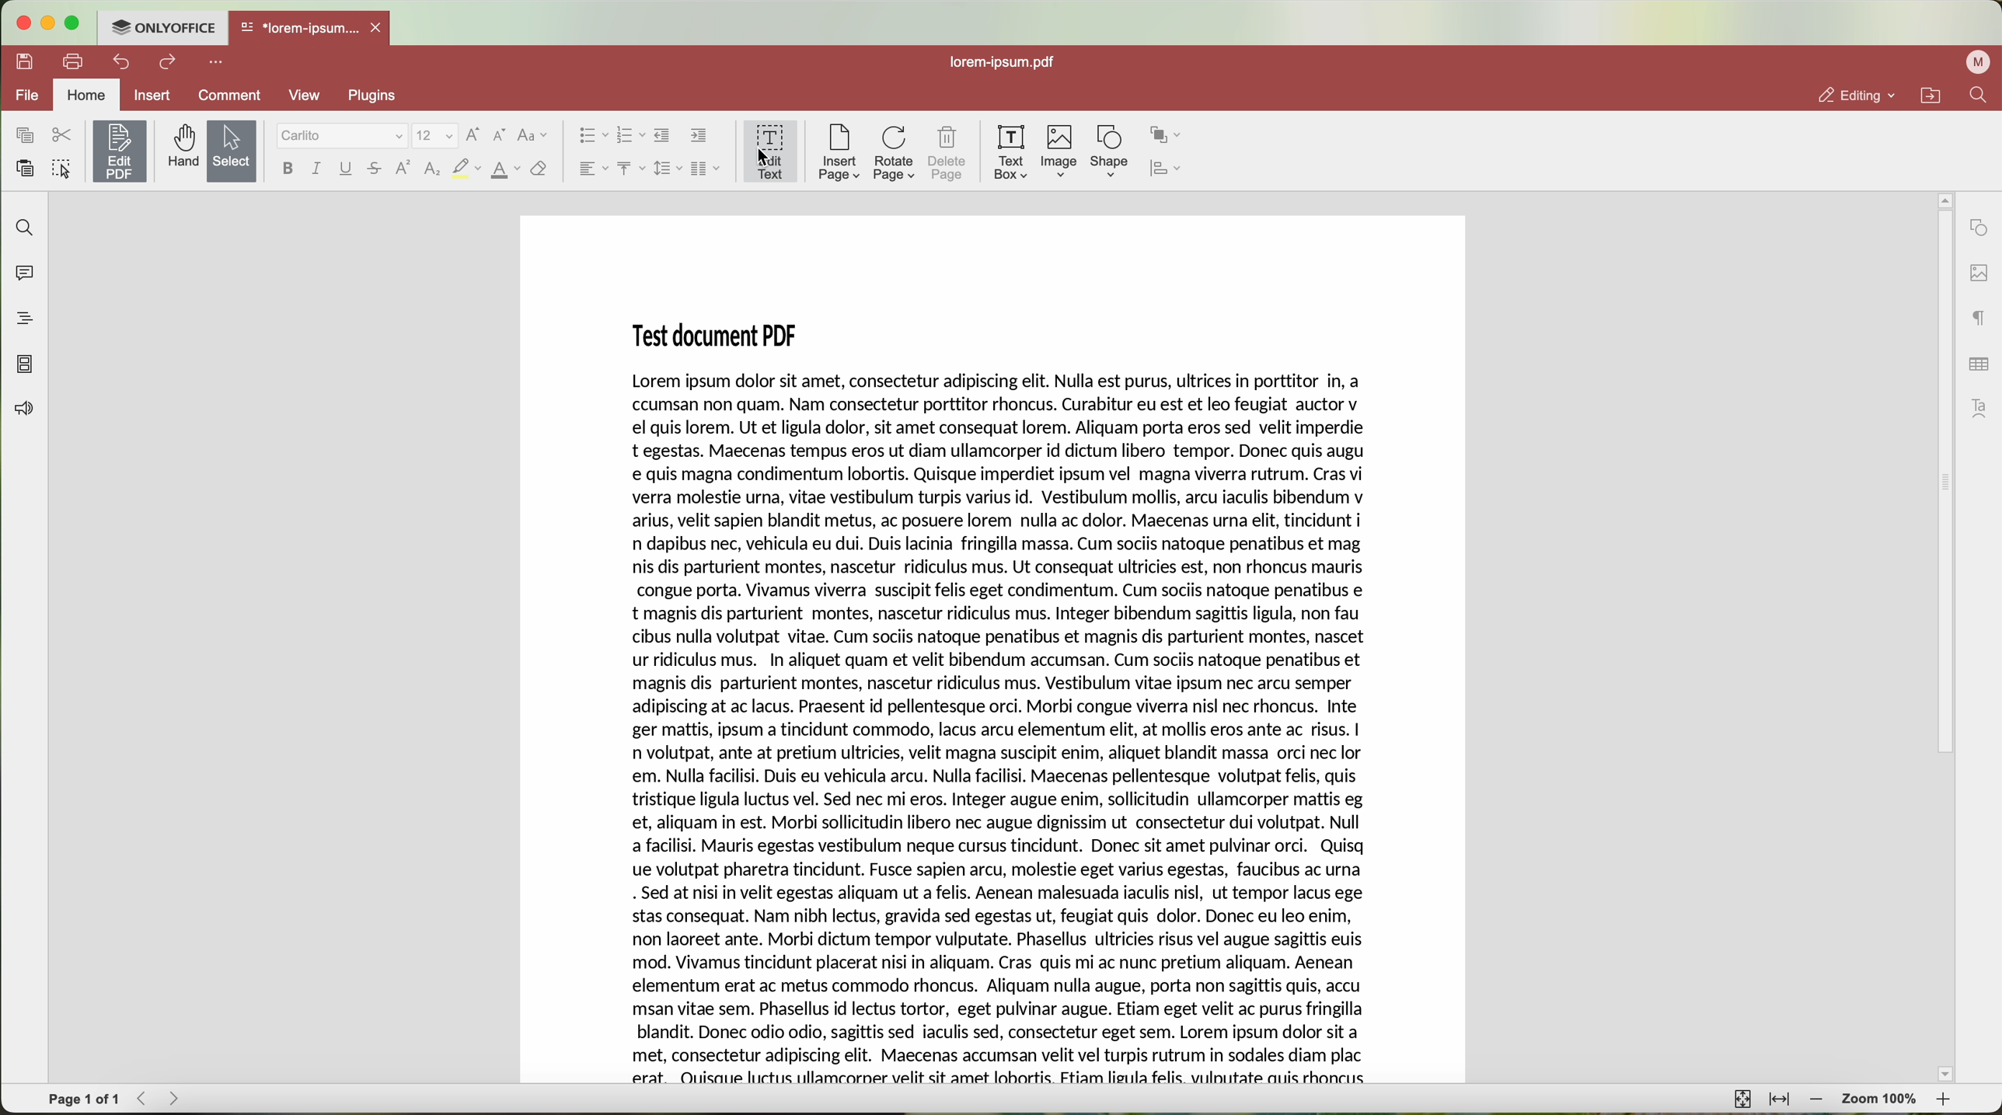  I want to click on paragraph settings, so click(1980, 317).